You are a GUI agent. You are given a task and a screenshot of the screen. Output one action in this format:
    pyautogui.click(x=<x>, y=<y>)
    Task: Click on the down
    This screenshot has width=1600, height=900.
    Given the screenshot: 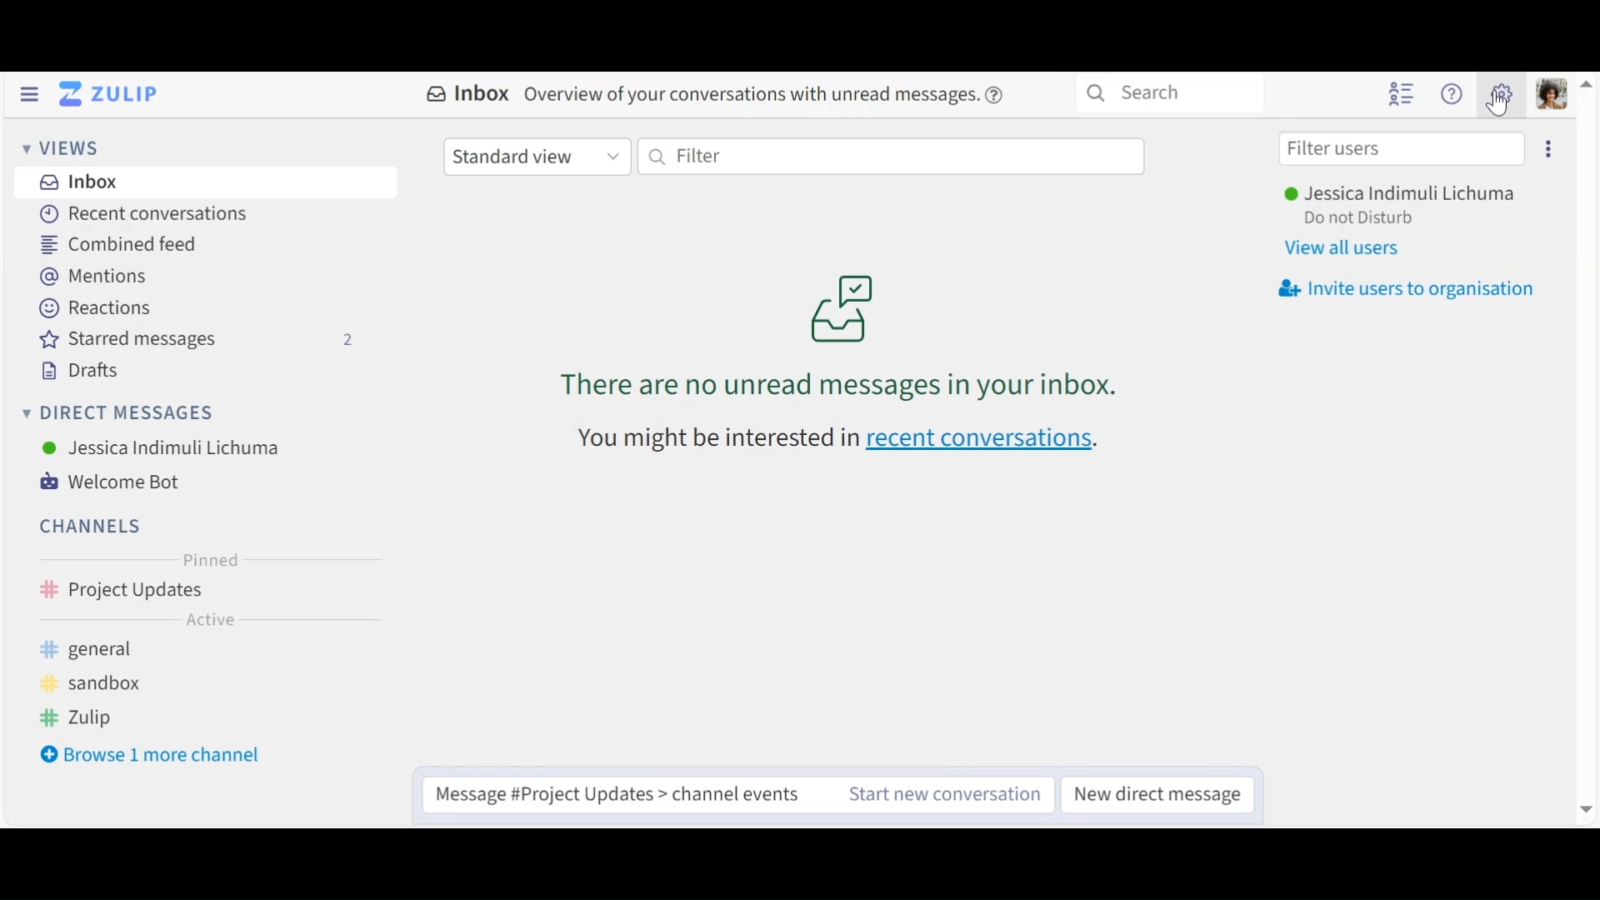 What is the action you would take?
    pyautogui.click(x=1584, y=809)
    